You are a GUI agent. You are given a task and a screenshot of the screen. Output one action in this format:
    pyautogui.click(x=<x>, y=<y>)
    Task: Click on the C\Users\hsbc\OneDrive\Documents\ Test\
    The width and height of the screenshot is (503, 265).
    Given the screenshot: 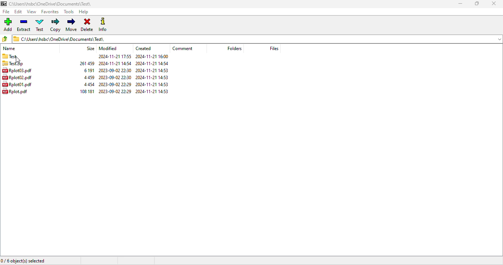 What is the action you would take?
    pyautogui.click(x=258, y=39)
    